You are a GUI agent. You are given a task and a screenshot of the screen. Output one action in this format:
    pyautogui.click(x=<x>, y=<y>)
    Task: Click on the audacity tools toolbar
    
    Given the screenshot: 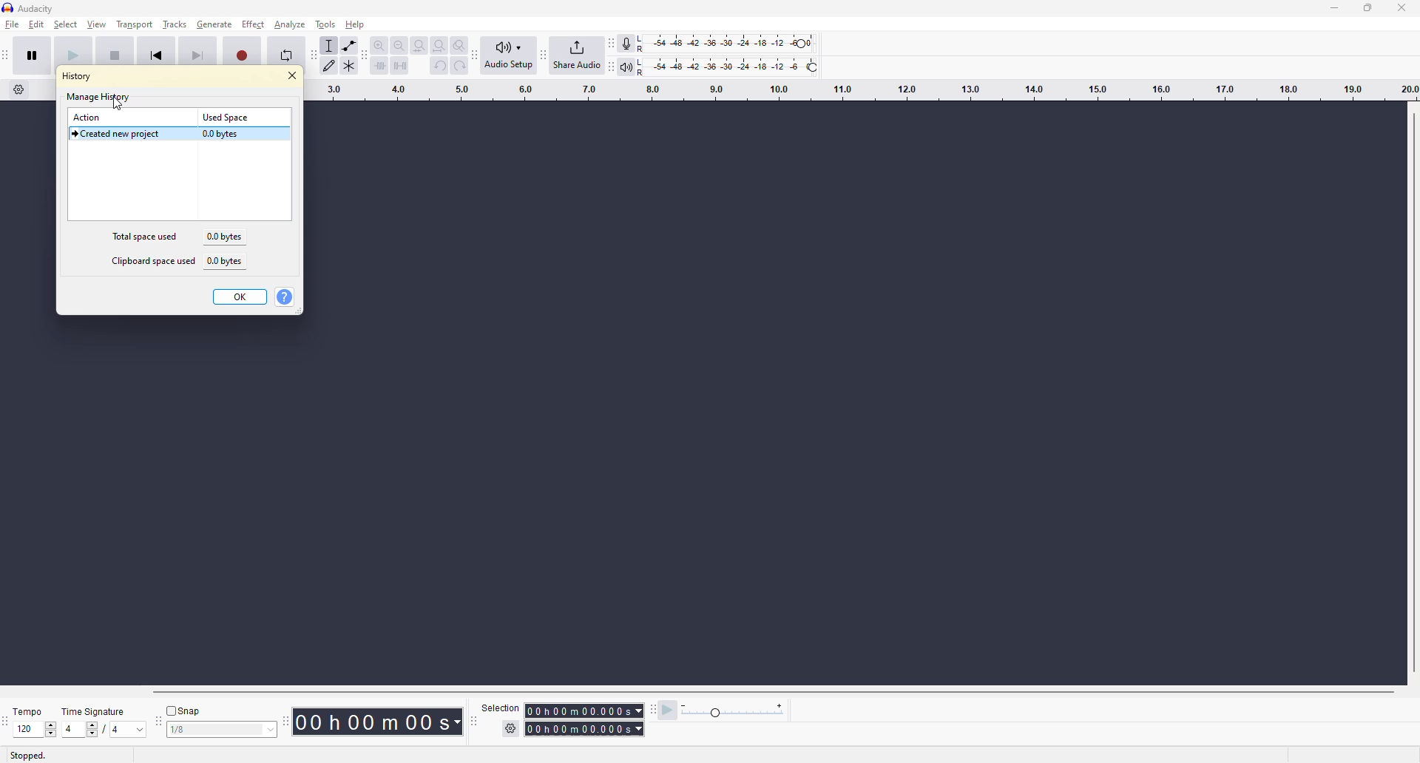 What is the action you would take?
    pyautogui.click(x=313, y=57)
    